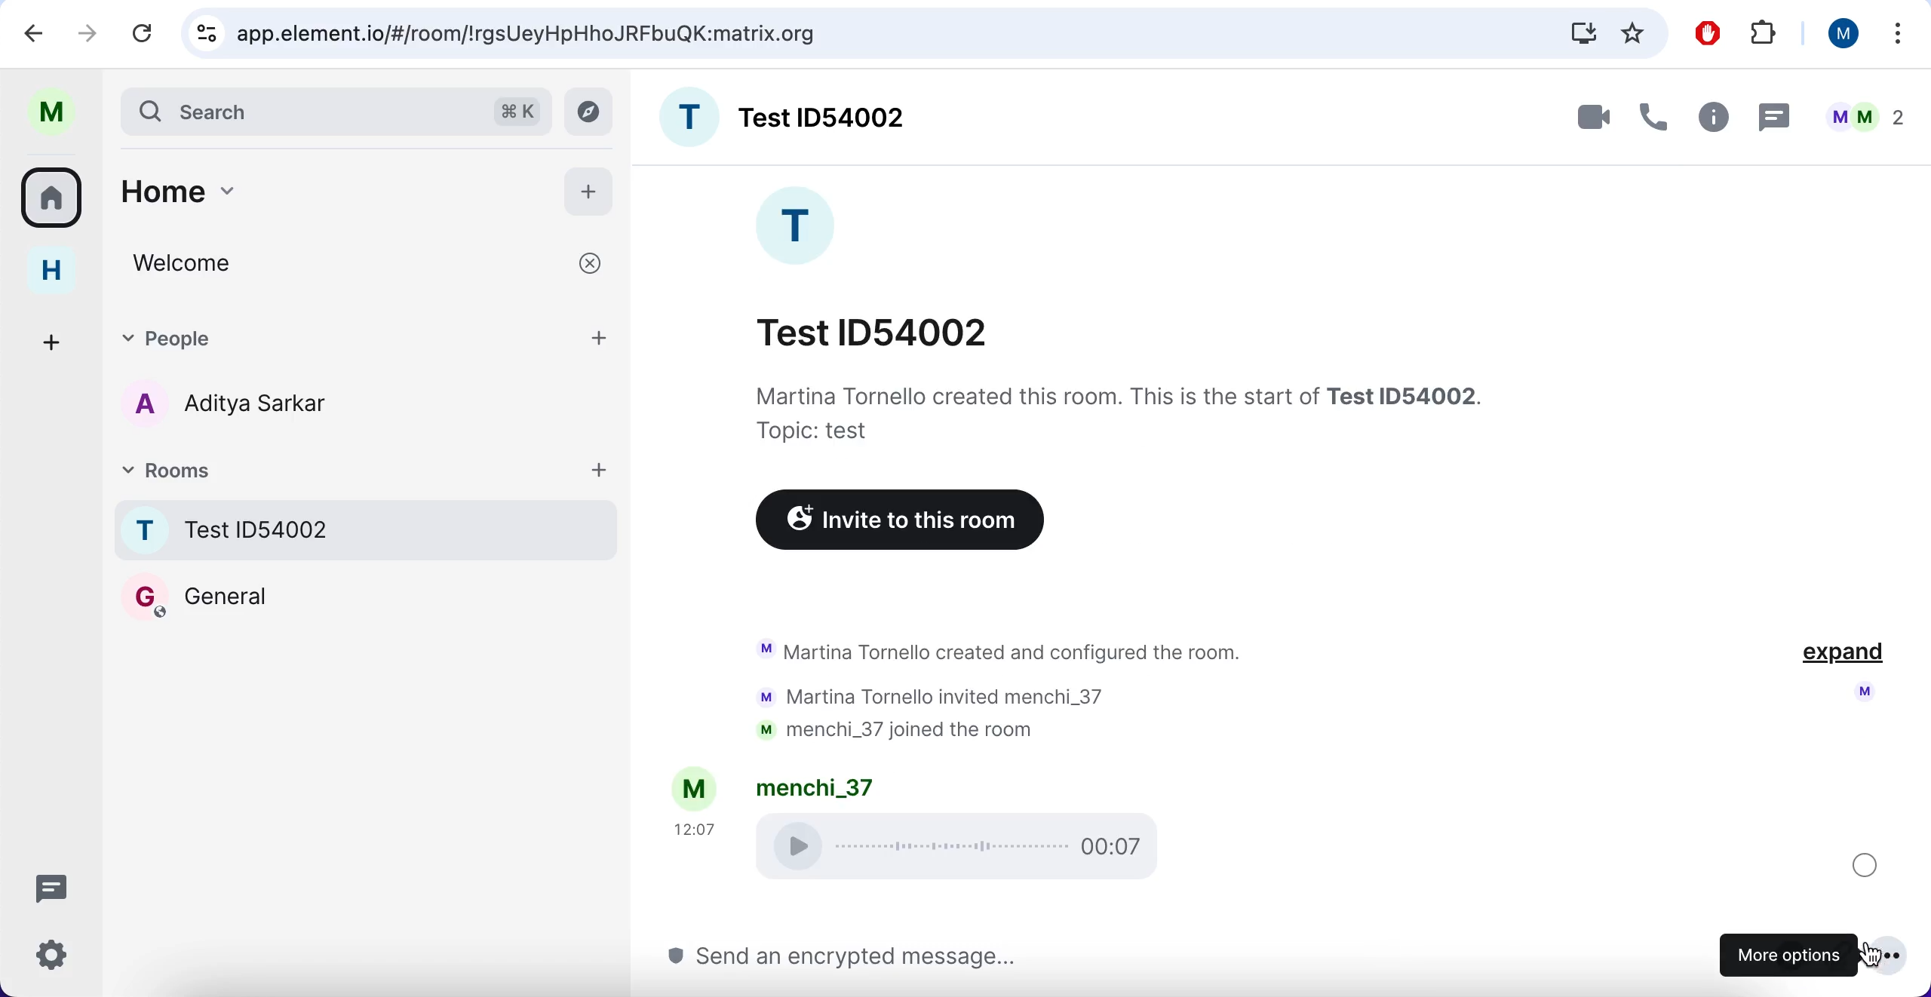 The image size is (1931, 997). Describe the element at coordinates (368, 529) in the screenshot. I see `room name` at that location.